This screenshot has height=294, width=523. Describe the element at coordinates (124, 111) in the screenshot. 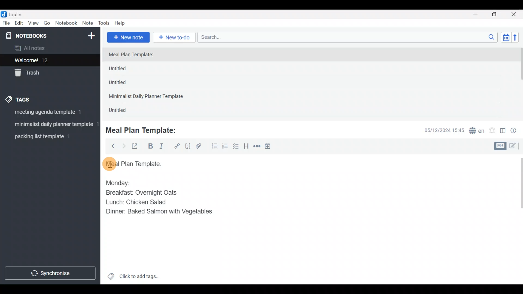

I see `Untitled` at that location.